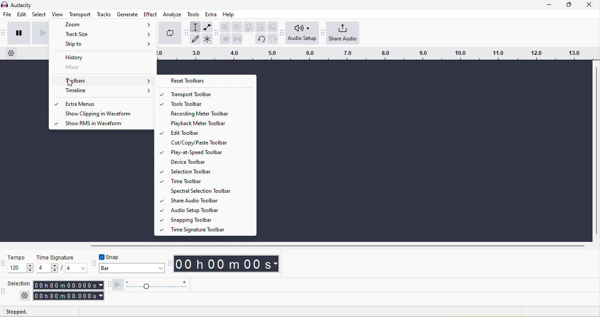 The width and height of the screenshot is (600, 317). I want to click on selection settings, so click(25, 296).